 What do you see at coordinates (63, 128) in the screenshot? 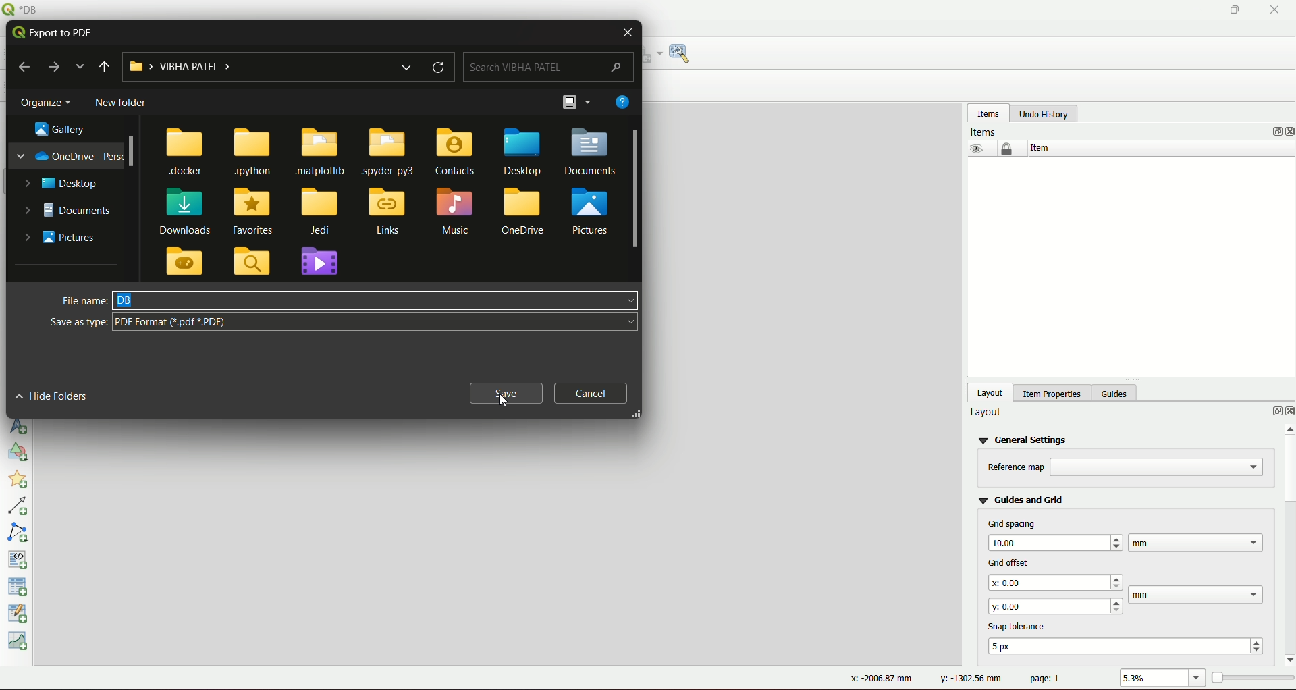
I see `gallery` at bounding box center [63, 128].